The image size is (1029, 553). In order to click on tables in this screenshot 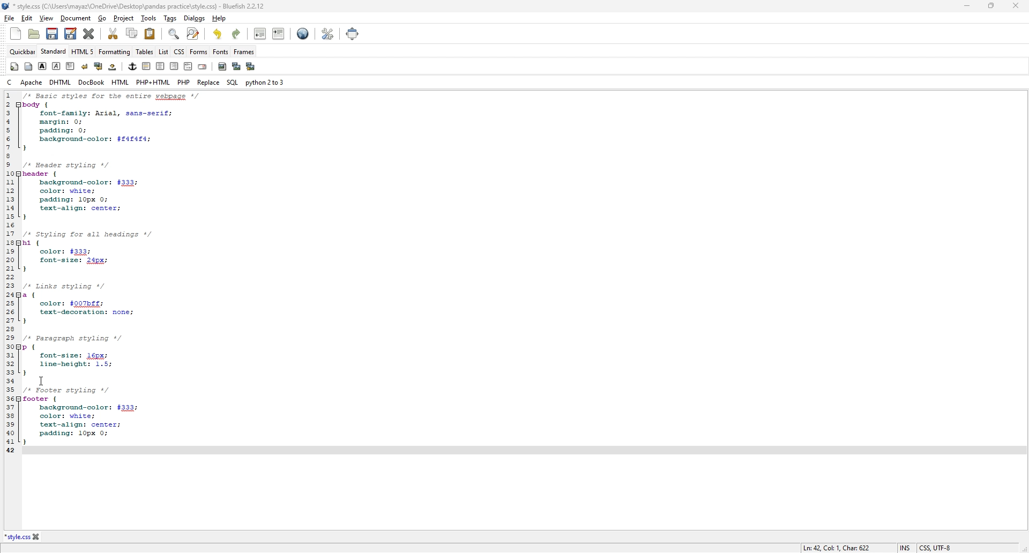, I will do `click(144, 52)`.